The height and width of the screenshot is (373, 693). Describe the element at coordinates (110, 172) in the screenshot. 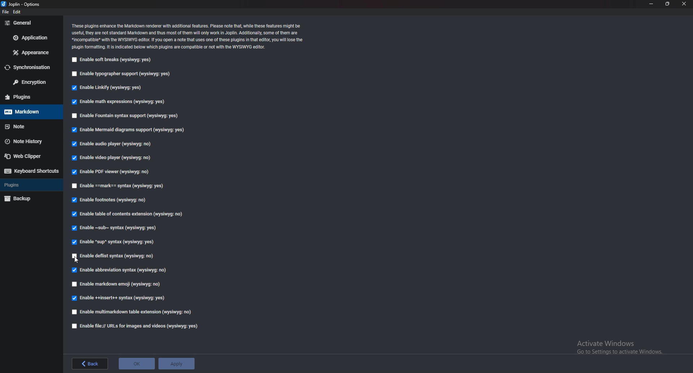

I see `Enable P D F viewer` at that location.